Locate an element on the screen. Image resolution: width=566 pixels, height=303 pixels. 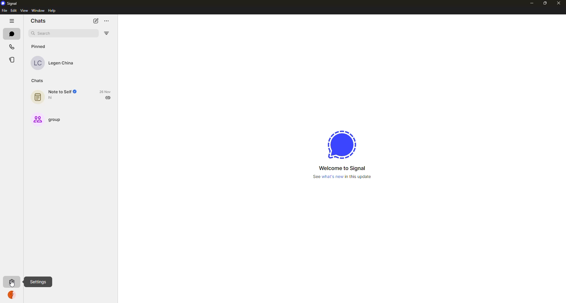
Note icon is located at coordinates (37, 96).